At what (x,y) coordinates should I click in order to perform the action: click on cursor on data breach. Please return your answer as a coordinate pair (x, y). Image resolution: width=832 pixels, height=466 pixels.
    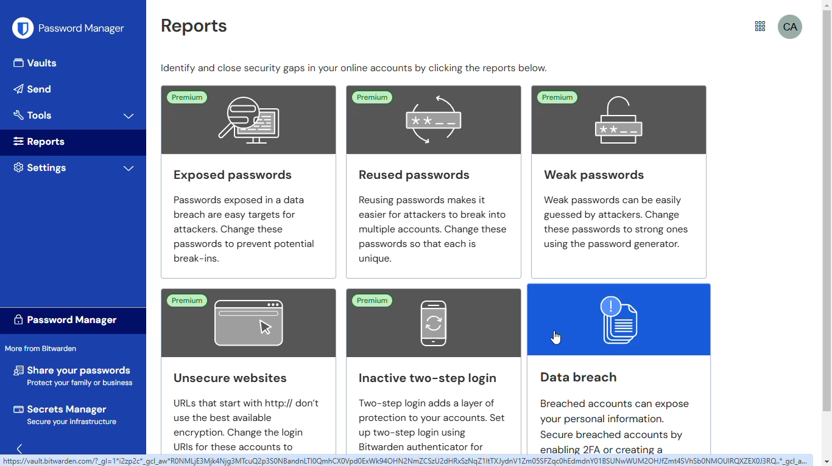
    Looking at the image, I should click on (556, 337).